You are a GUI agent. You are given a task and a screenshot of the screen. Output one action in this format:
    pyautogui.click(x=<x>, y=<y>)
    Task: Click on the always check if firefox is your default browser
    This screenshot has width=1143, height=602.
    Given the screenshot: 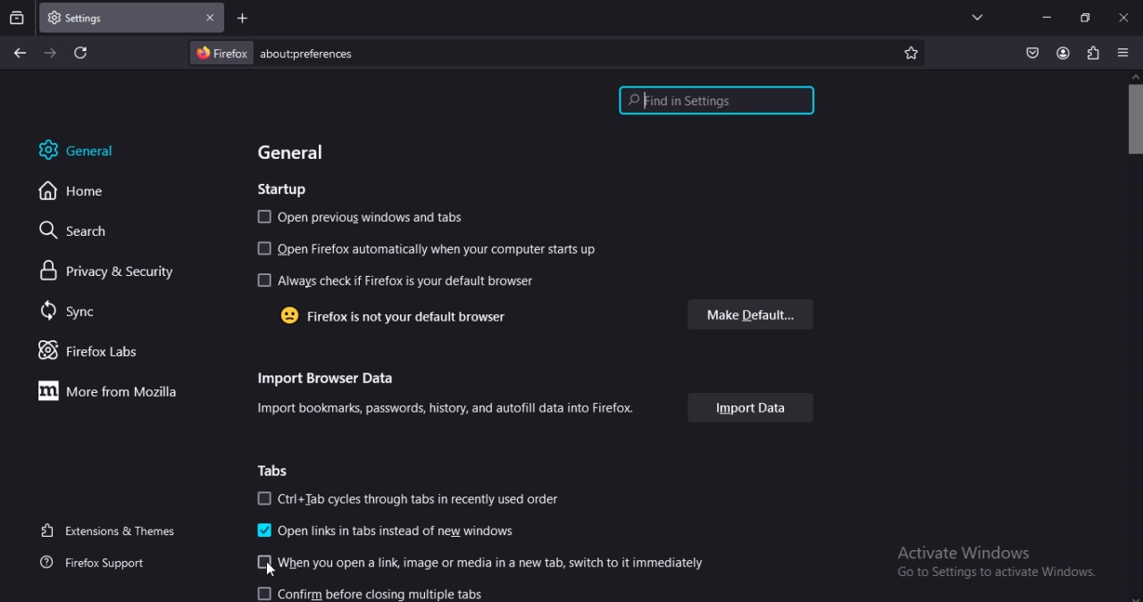 What is the action you would take?
    pyautogui.click(x=400, y=280)
    